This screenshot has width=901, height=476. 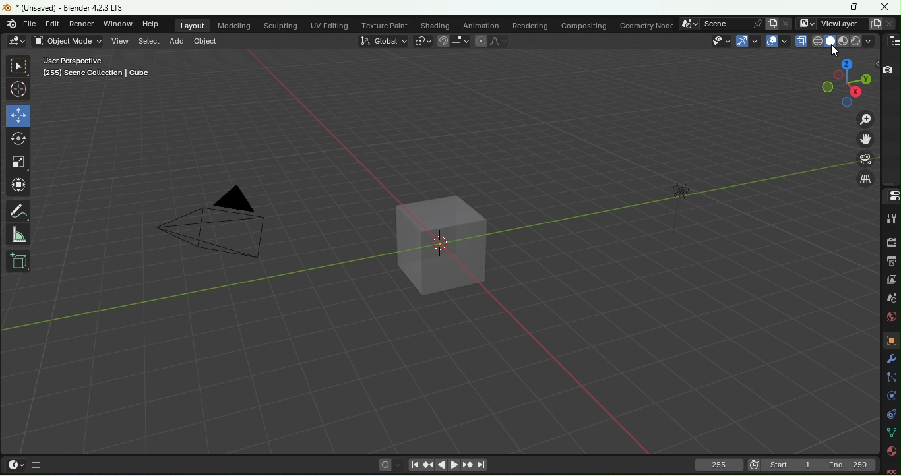 What do you see at coordinates (480, 41) in the screenshot?
I see `Proportional editing objects` at bounding box center [480, 41].